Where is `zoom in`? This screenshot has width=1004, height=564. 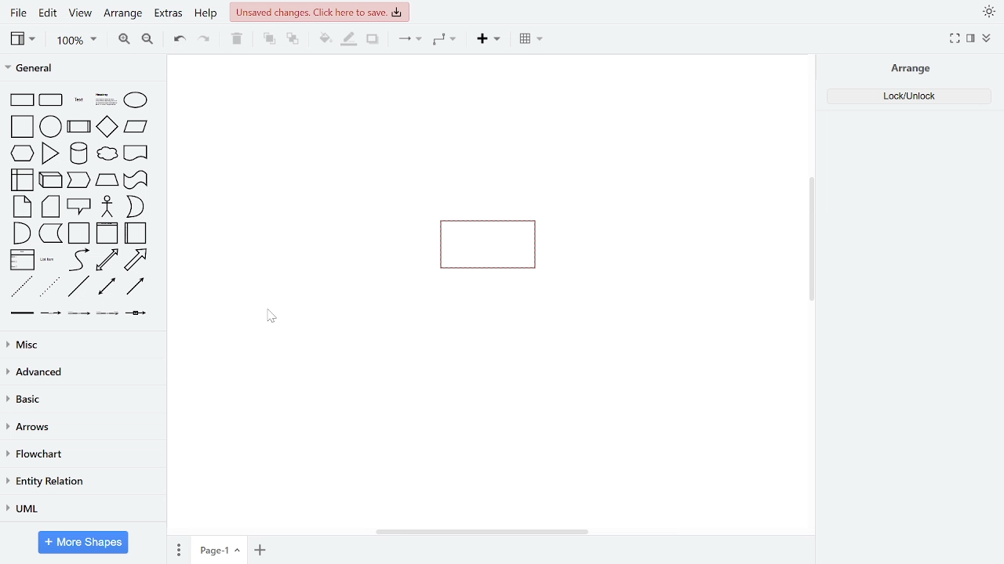
zoom in is located at coordinates (121, 39).